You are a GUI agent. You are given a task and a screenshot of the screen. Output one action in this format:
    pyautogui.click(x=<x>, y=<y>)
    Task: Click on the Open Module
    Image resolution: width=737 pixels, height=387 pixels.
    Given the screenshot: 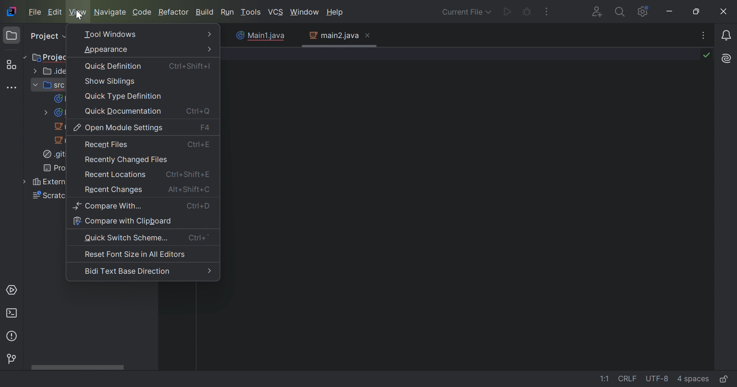 What is the action you would take?
    pyautogui.click(x=119, y=128)
    